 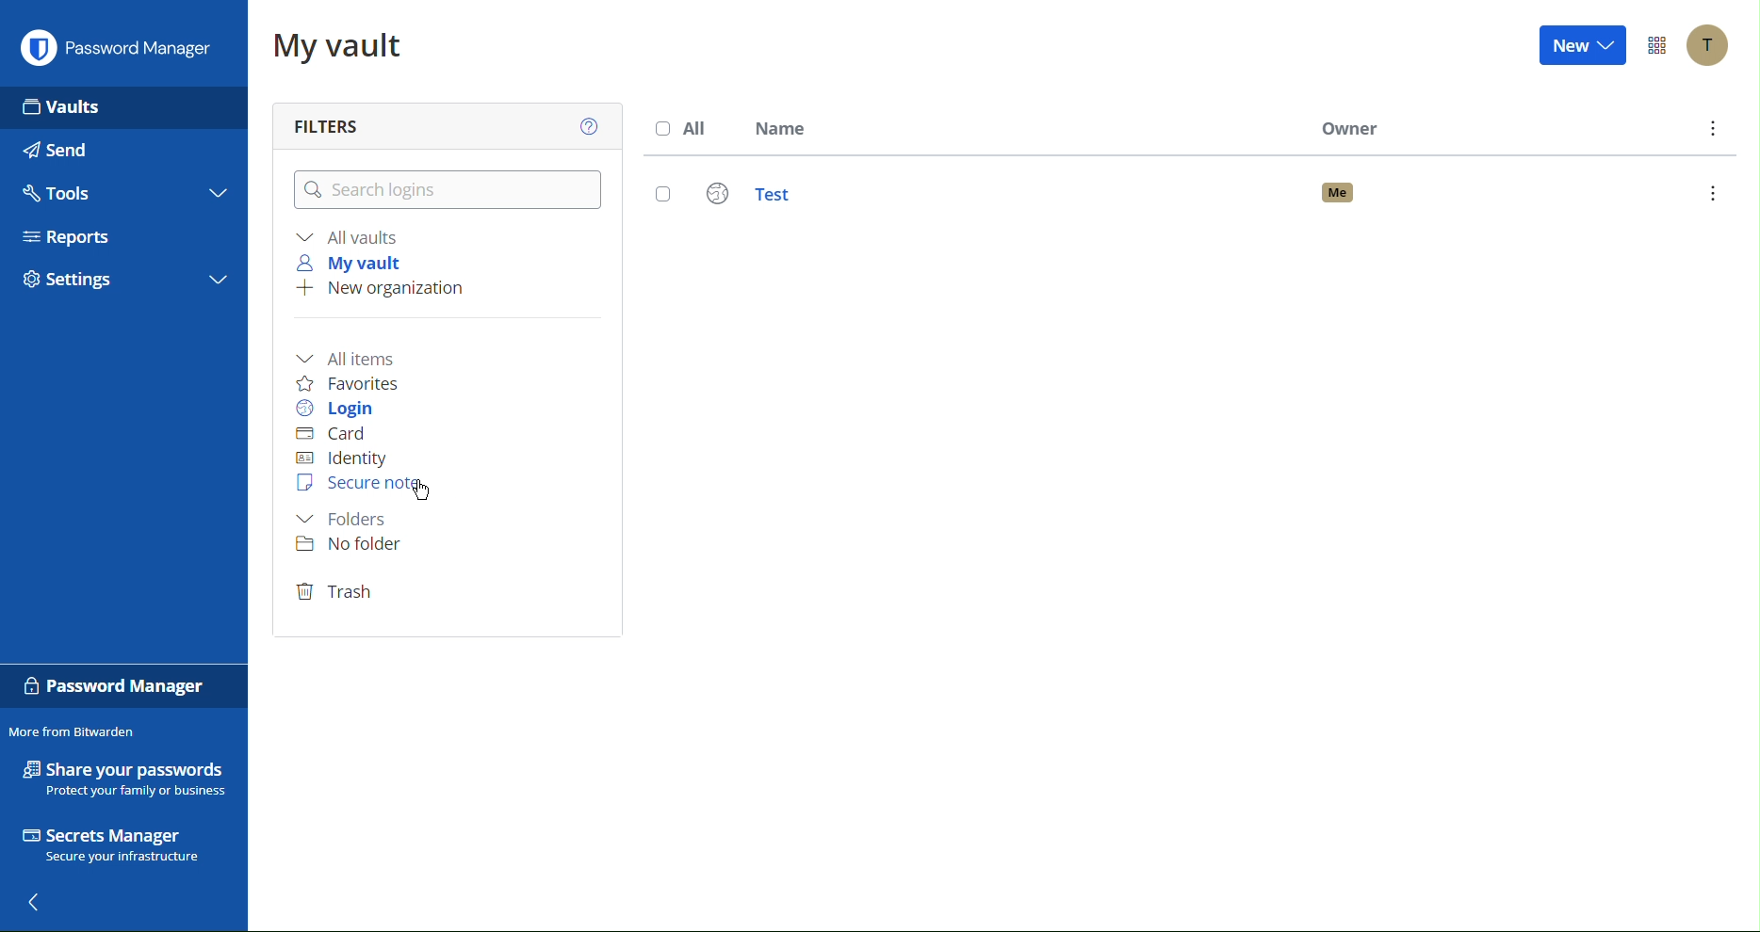 I want to click on Trash, so click(x=338, y=590).